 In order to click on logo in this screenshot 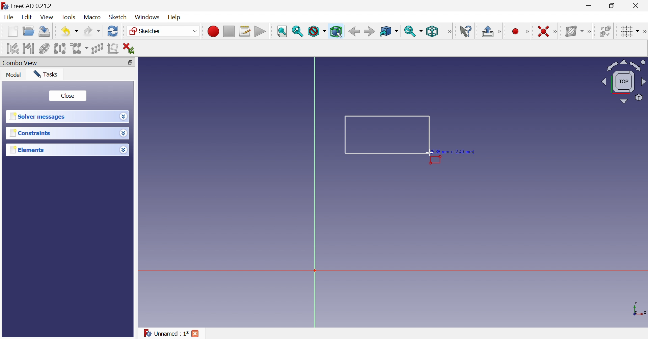, I will do `click(4, 6)`.